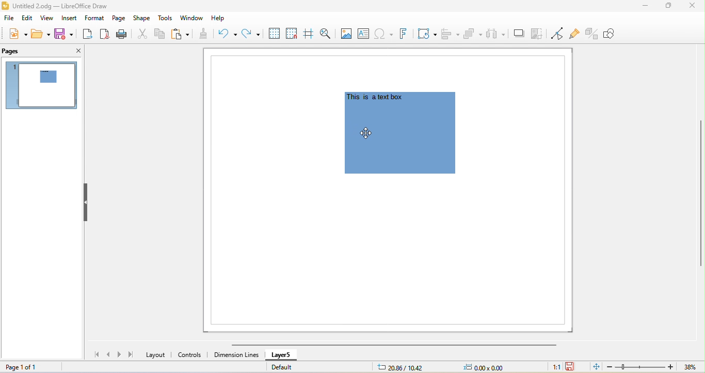  Describe the element at coordinates (194, 19) in the screenshot. I see `window` at that location.